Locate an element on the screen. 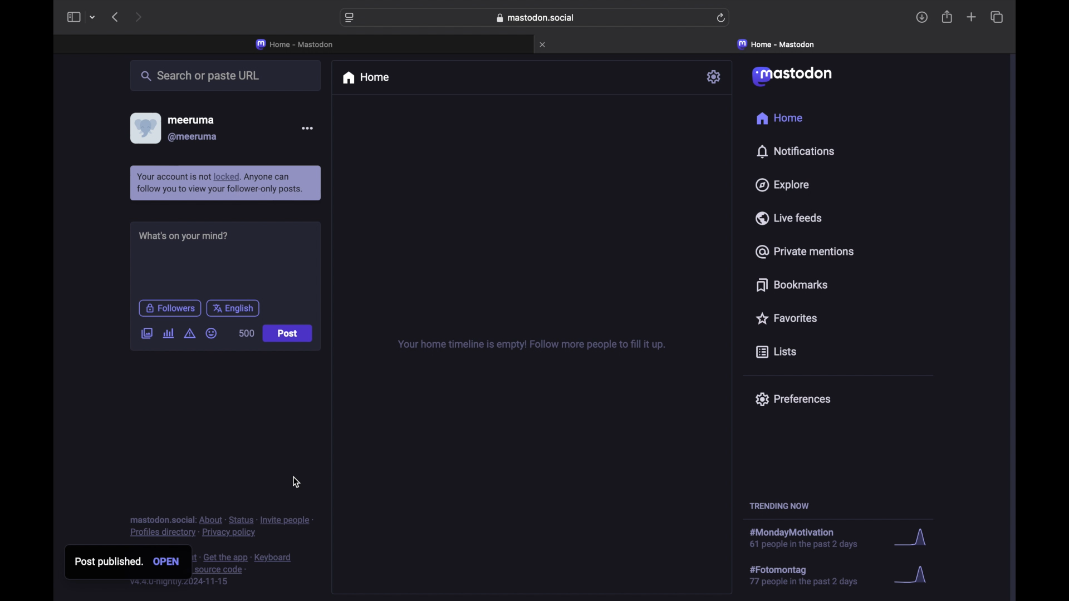  cursor is located at coordinates (148, 342).